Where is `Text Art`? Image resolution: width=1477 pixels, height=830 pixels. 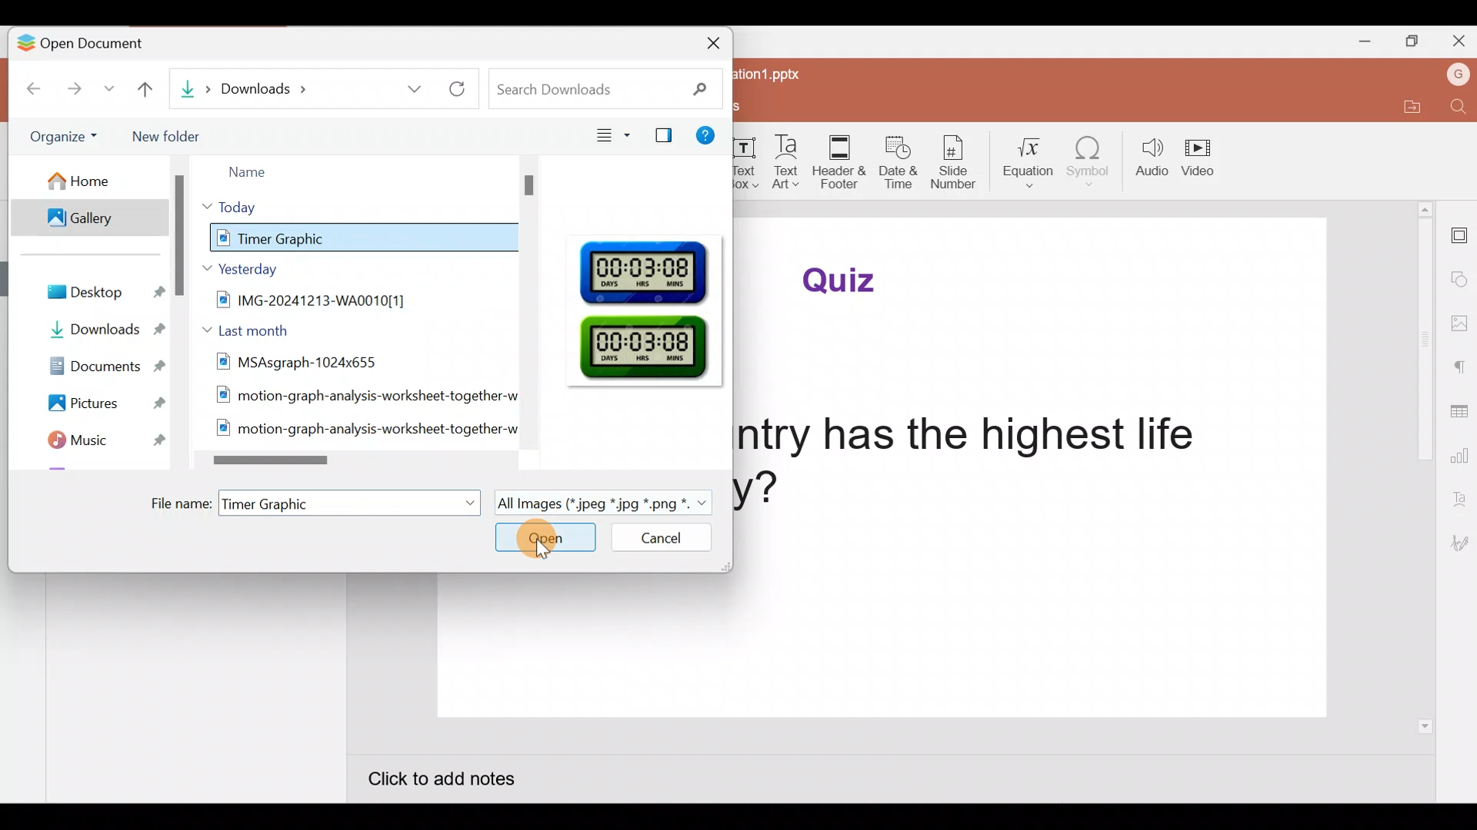 Text Art is located at coordinates (788, 164).